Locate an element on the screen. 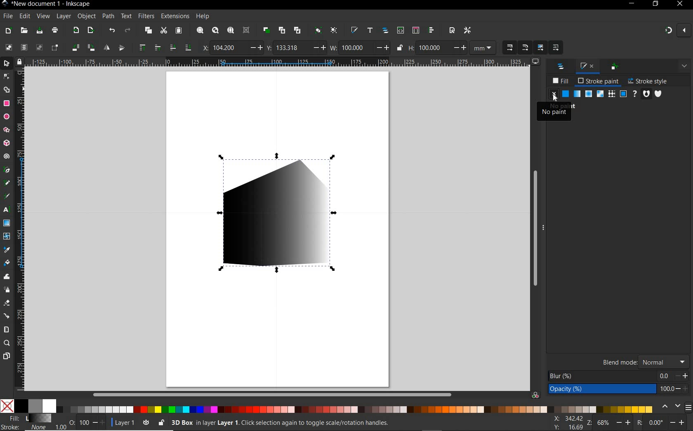  NO OBJECTS SELECTED is located at coordinates (325, 424).